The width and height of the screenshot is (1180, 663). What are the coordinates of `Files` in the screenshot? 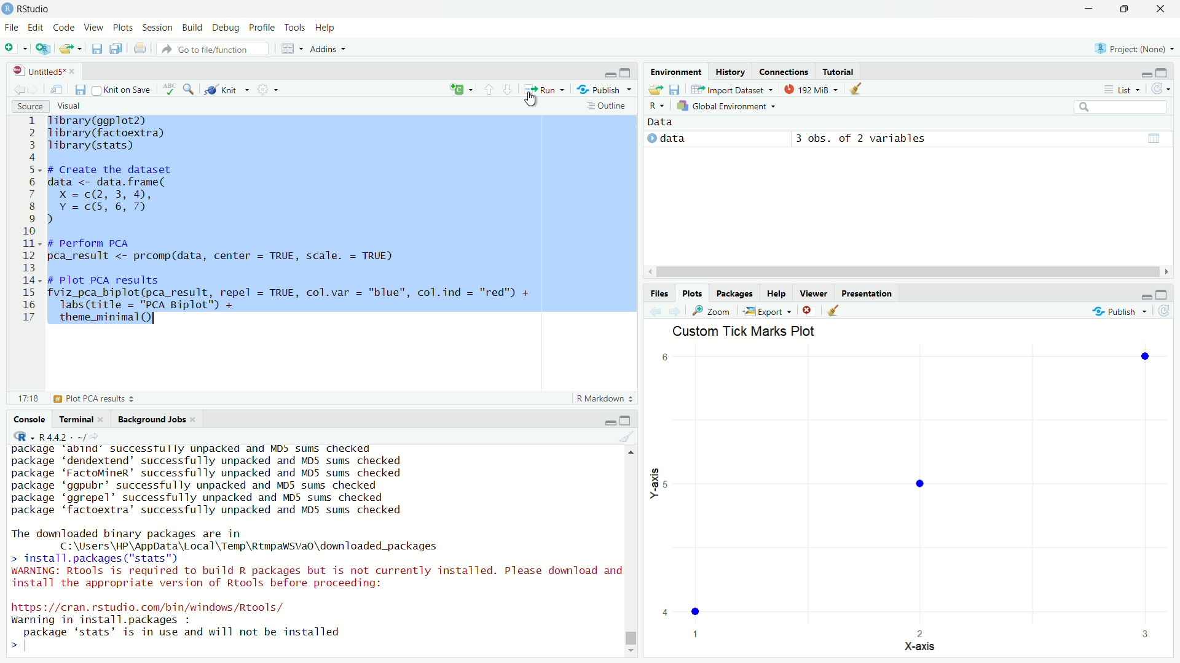 It's located at (659, 293).